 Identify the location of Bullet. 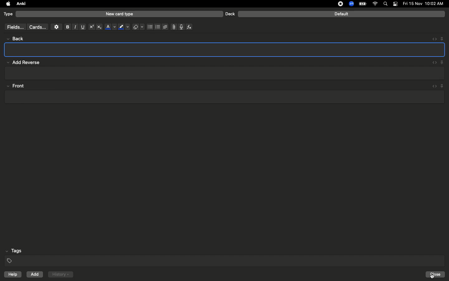
(150, 27).